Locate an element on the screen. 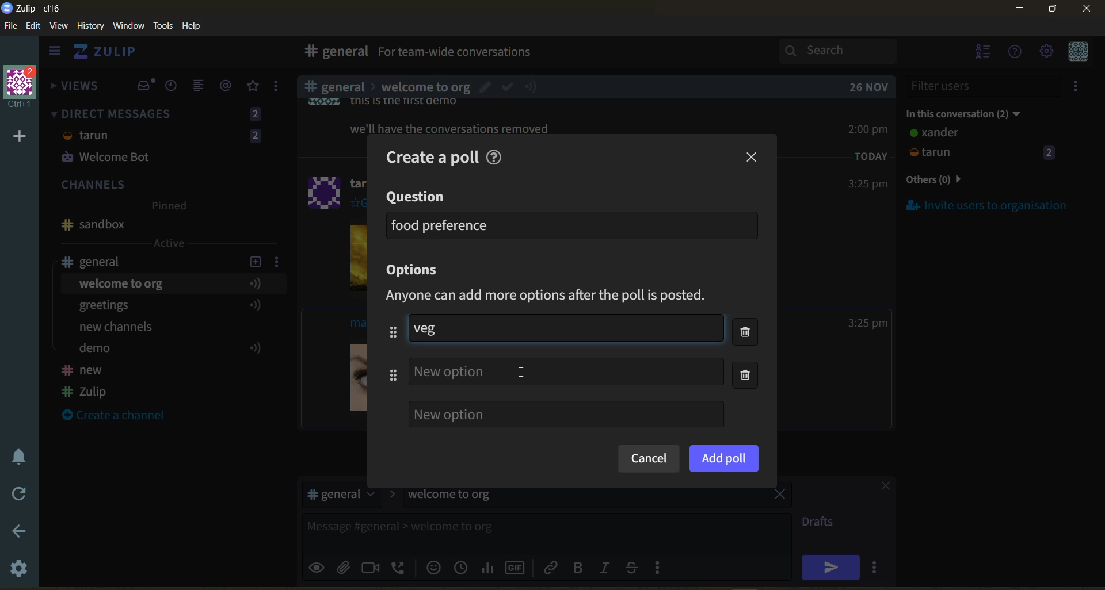 Image resolution: width=1105 pixels, height=590 pixels.  is located at coordinates (452, 131).